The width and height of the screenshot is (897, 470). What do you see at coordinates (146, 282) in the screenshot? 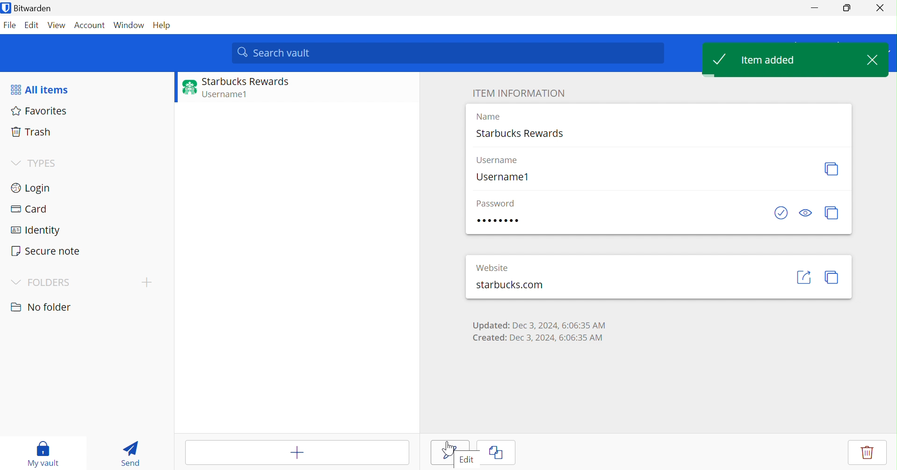
I see `Drop Down` at bounding box center [146, 282].